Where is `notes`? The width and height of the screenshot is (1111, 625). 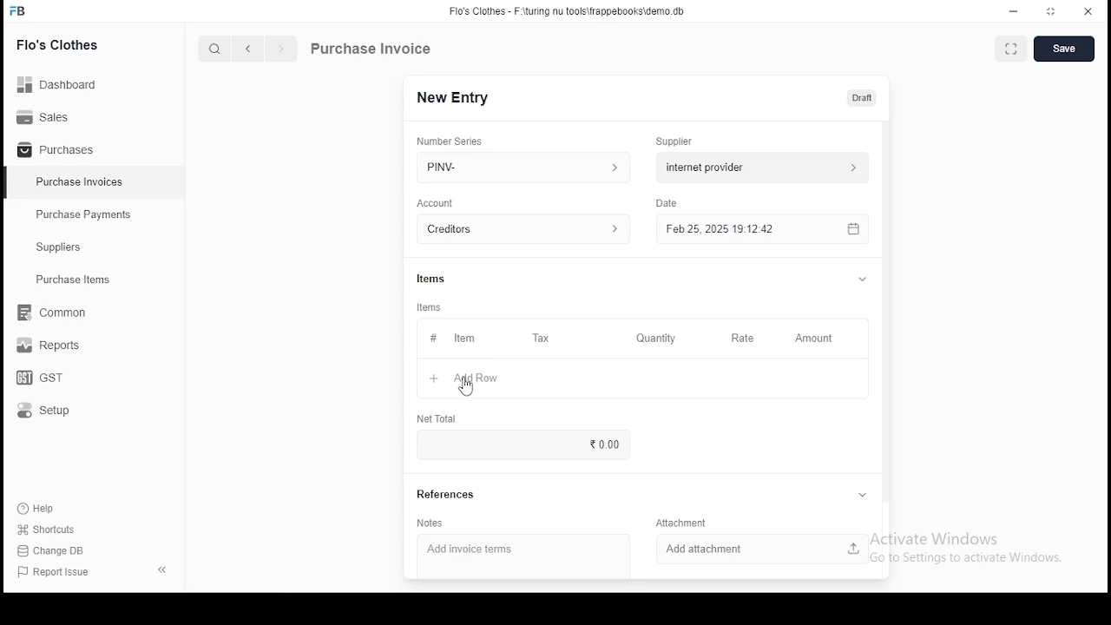 notes is located at coordinates (431, 523).